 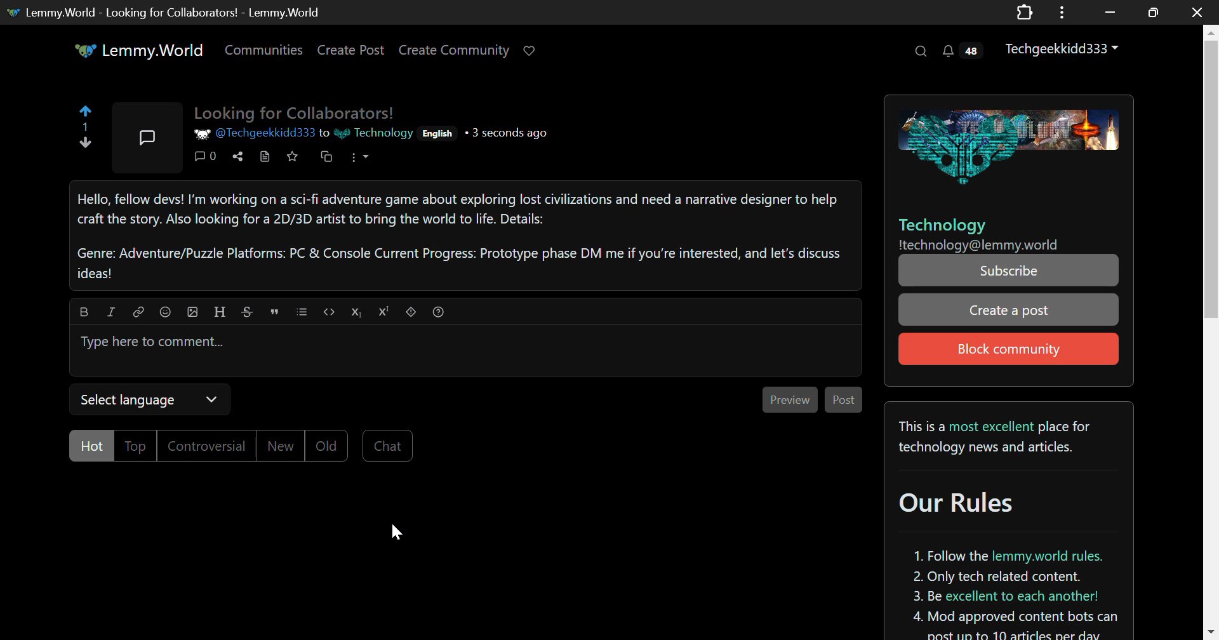 I want to click on italic, so click(x=110, y=311).